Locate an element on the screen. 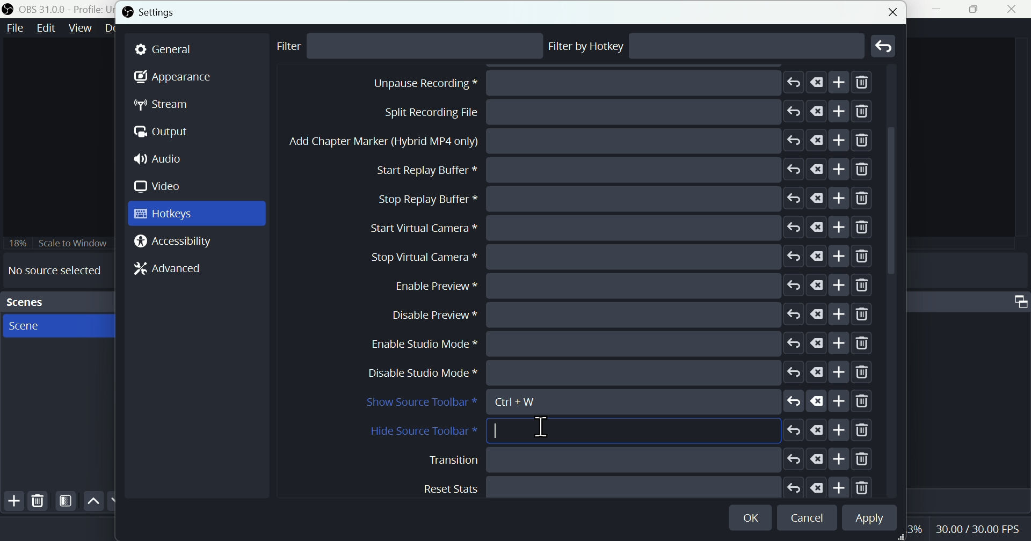 Image resolution: width=1031 pixels, height=541 pixels. Hot keys is located at coordinates (197, 214).